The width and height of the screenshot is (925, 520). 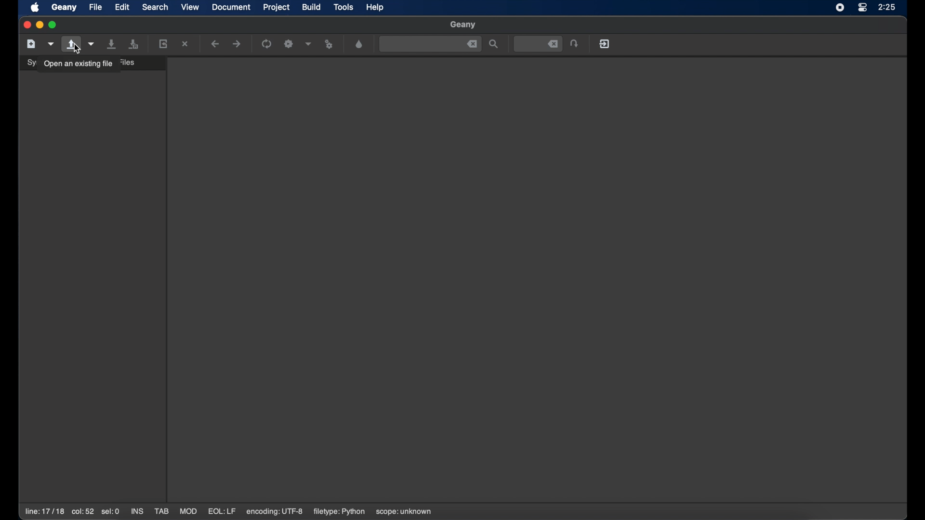 What do you see at coordinates (35, 8) in the screenshot?
I see `apple icon` at bounding box center [35, 8].